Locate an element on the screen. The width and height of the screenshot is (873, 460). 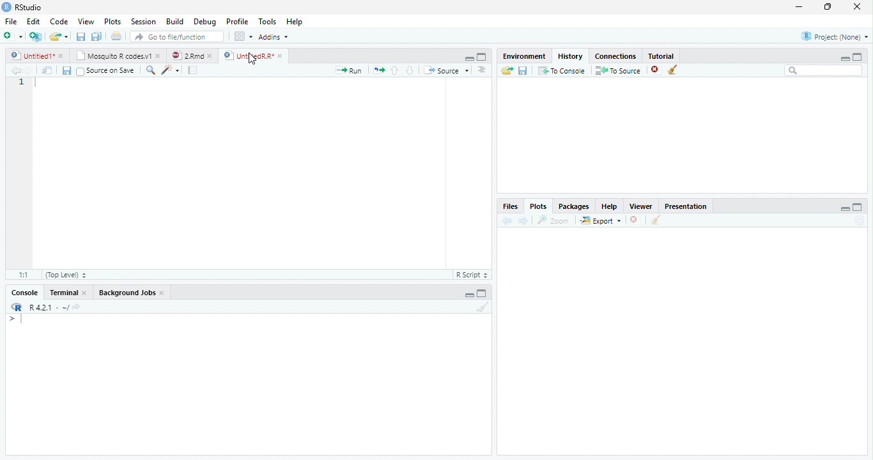
Remove current plot is located at coordinates (637, 220).